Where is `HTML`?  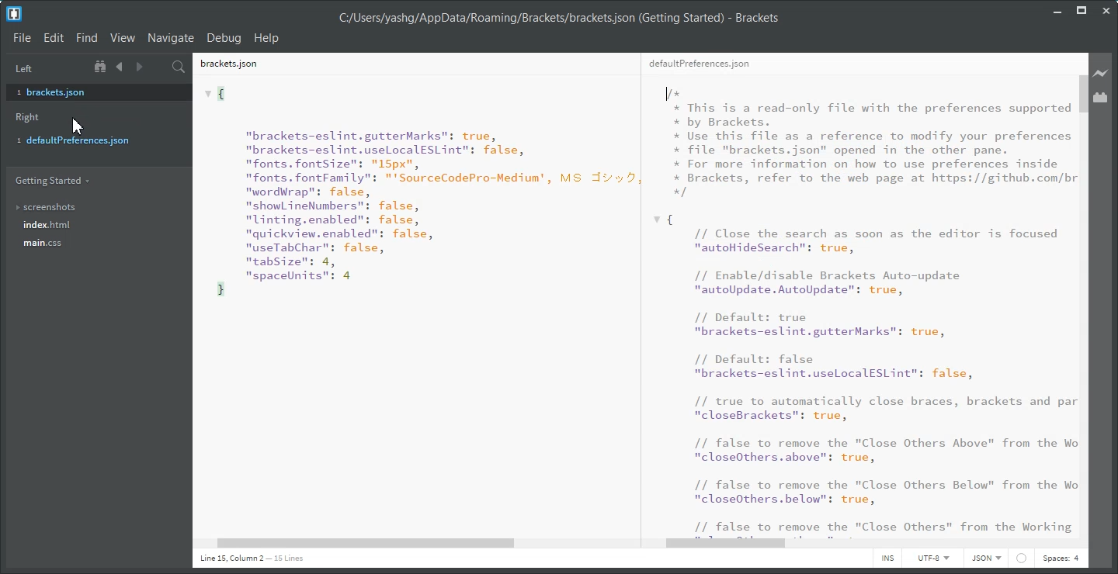 HTML is located at coordinates (985, 559).